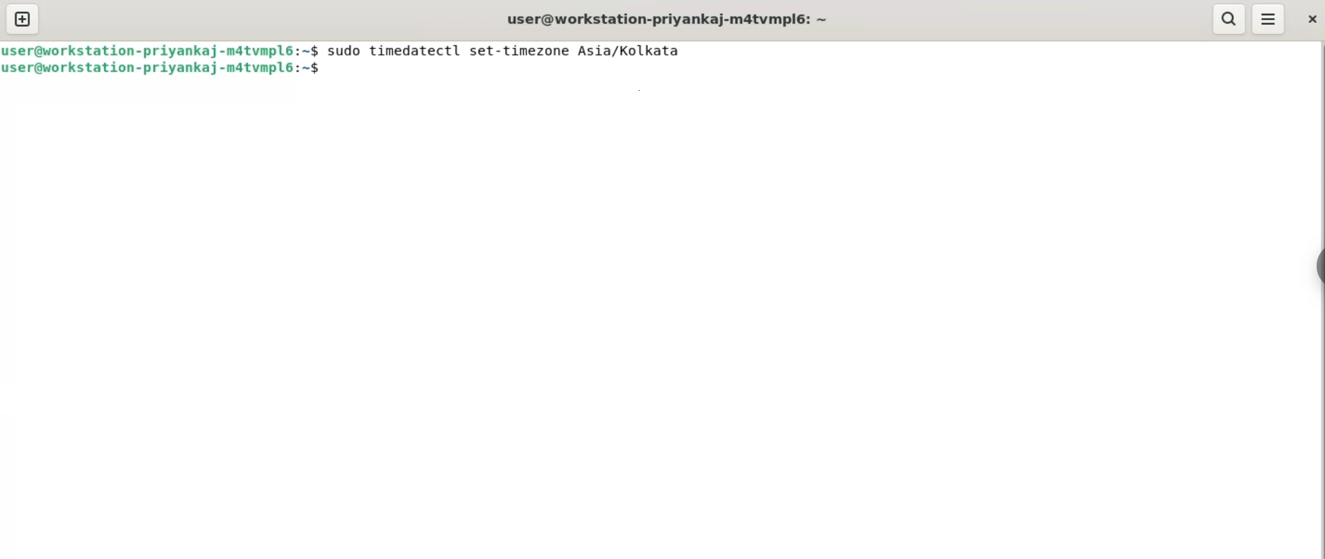 The image size is (1325, 559). Describe the element at coordinates (1228, 19) in the screenshot. I see `search` at that location.